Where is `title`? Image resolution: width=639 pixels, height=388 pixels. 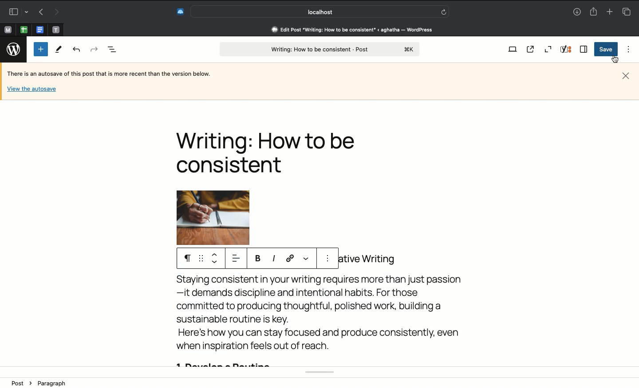 title is located at coordinates (369, 258).